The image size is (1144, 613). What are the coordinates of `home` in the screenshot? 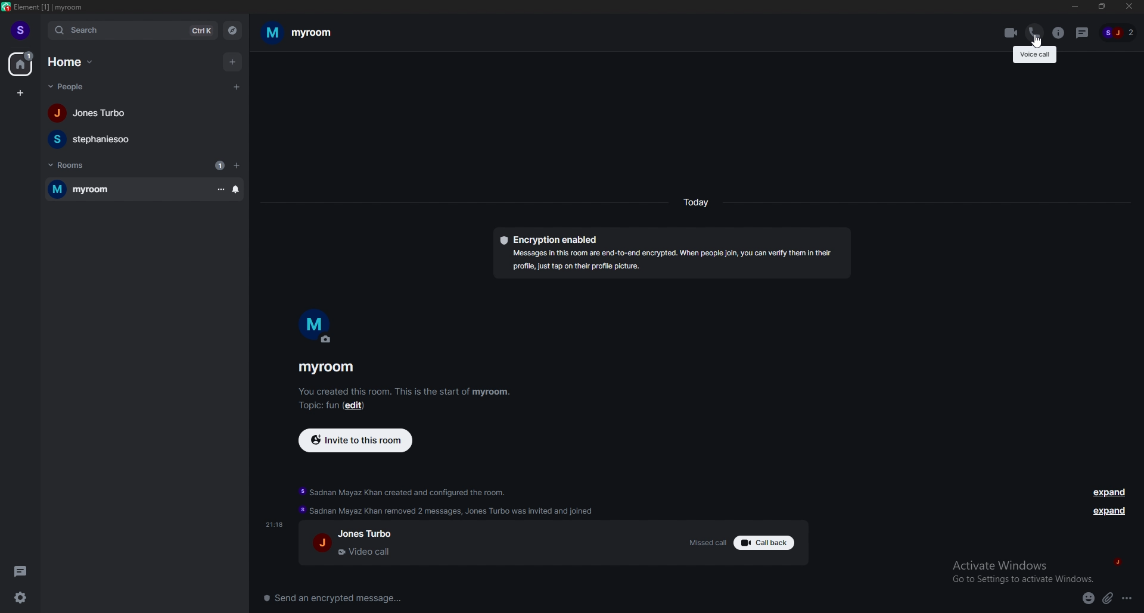 It's located at (74, 62).